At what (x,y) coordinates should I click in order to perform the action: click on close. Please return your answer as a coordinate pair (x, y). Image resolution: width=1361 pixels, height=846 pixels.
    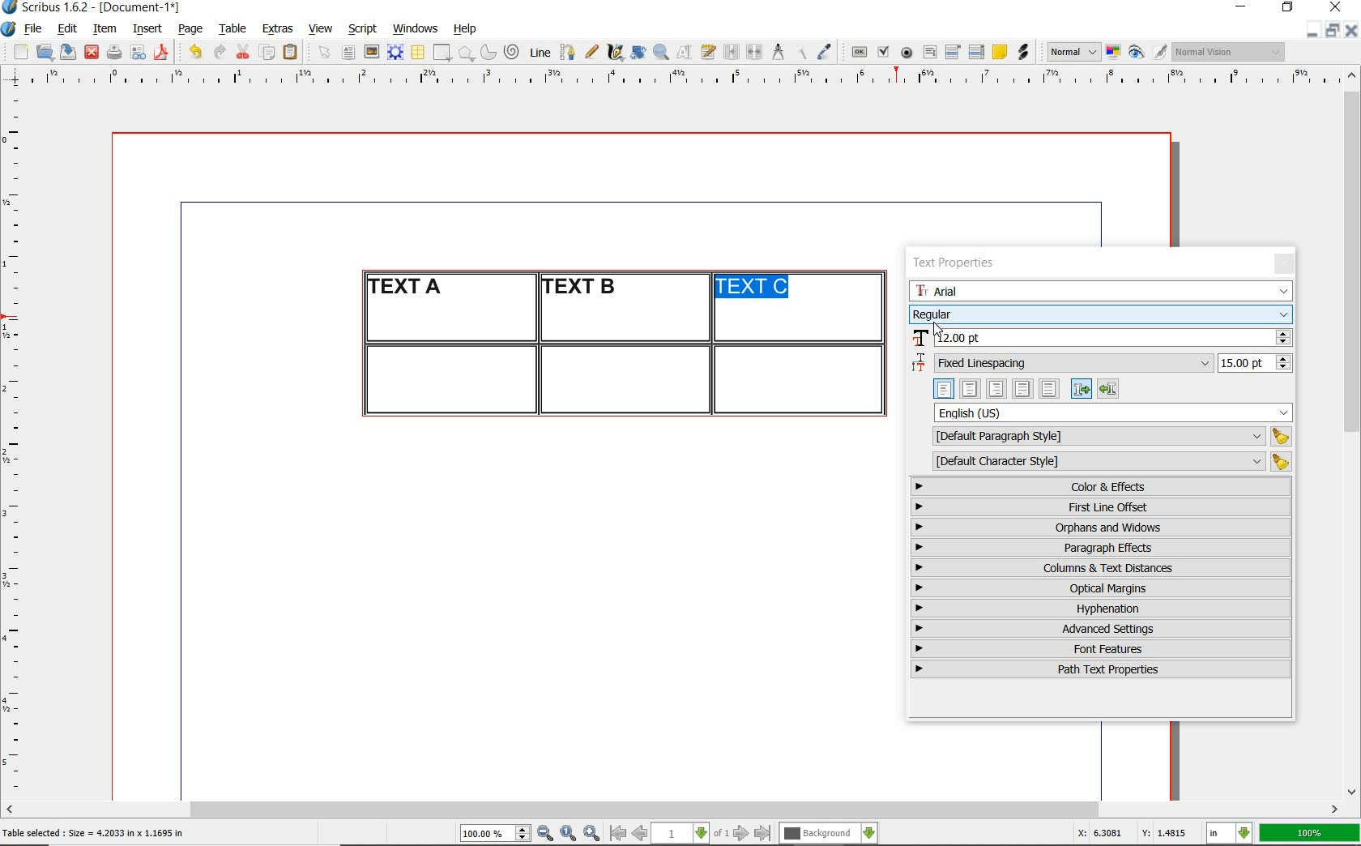
    Looking at the image, I should click on (1351, 30).